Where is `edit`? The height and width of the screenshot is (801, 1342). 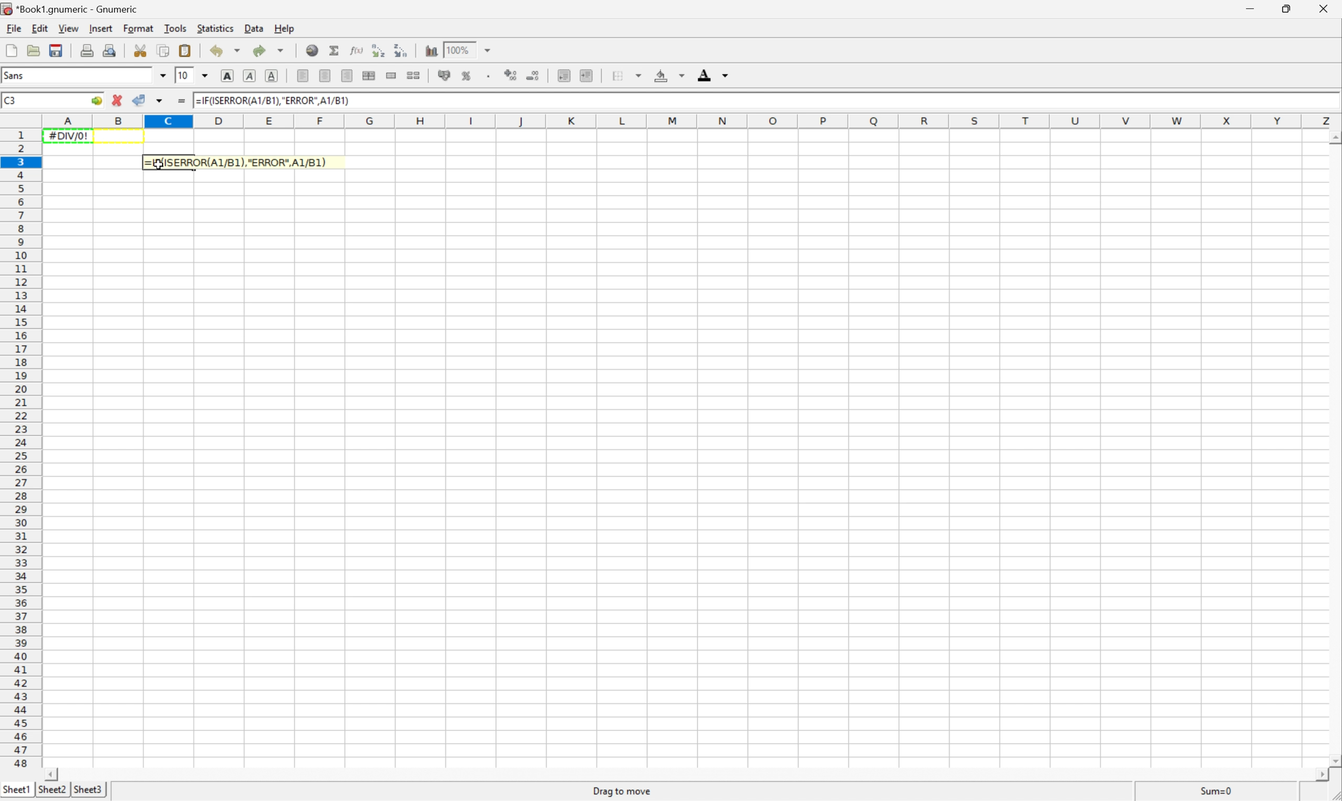
edit is located at coordinates (41, 29).